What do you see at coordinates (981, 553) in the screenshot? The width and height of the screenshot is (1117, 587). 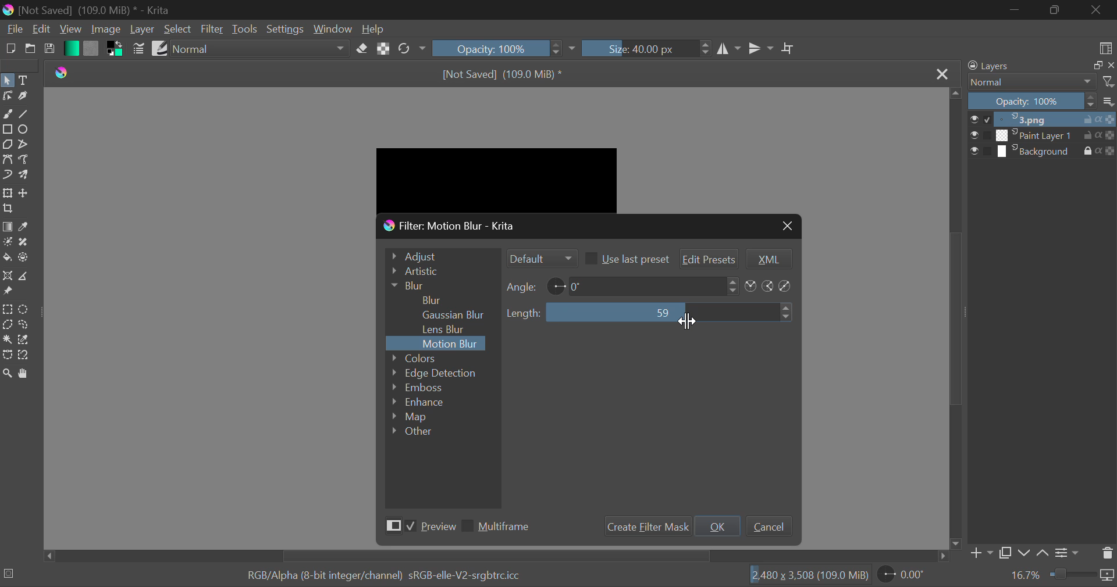 I see `Add Layer` at bounding box center [981, 553].